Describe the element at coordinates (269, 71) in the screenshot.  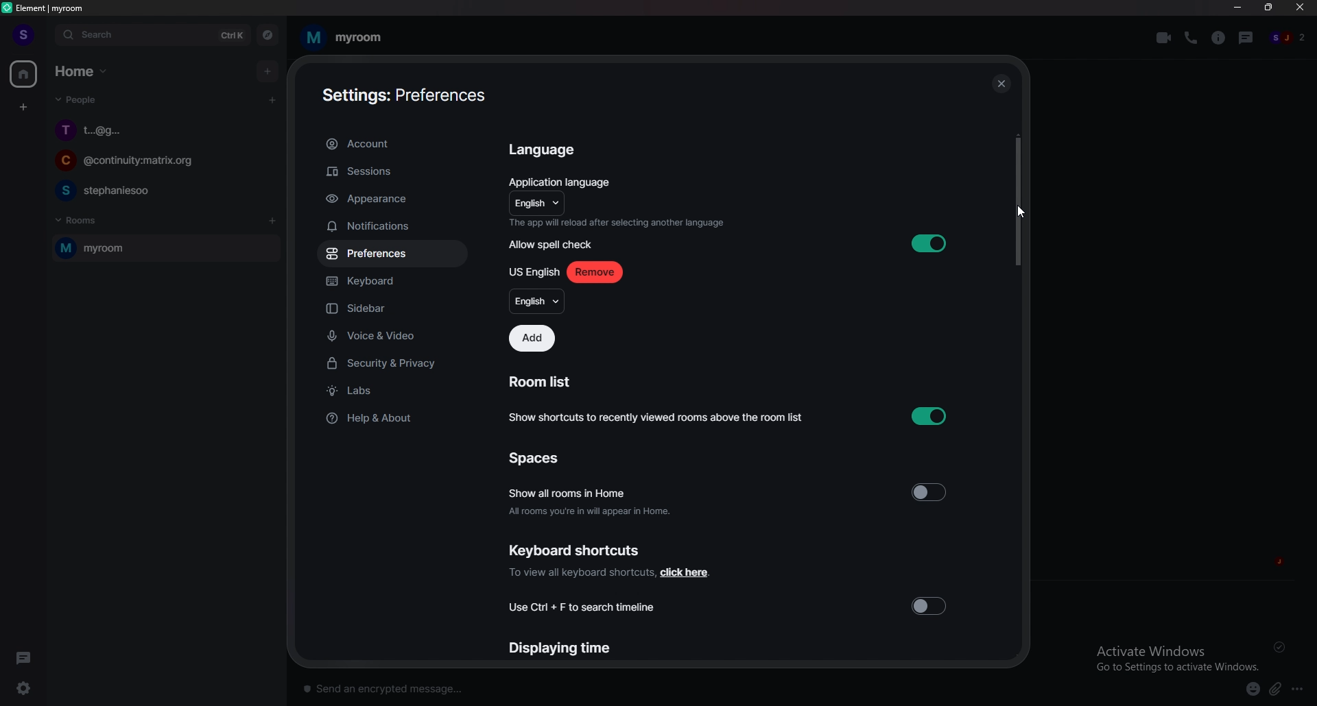
I see `add` at that location.